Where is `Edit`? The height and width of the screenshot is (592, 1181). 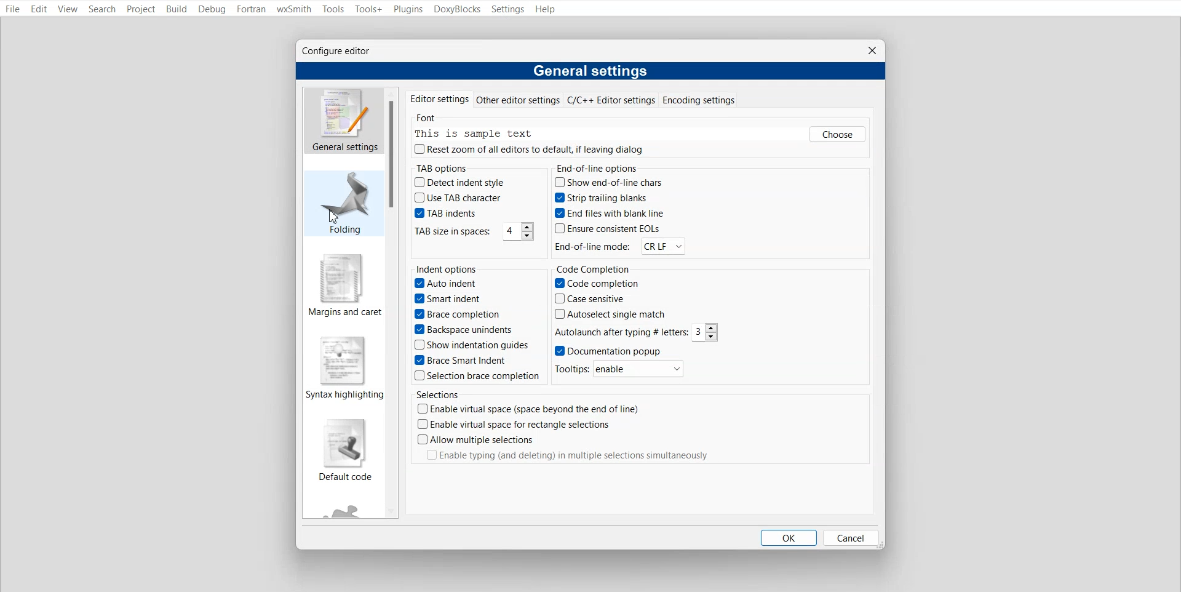 Edit is located at coordinates (40, 9).